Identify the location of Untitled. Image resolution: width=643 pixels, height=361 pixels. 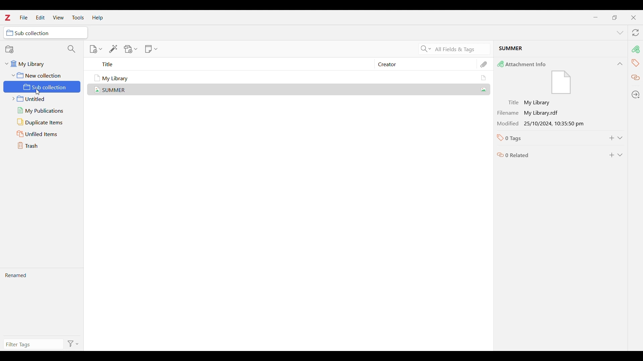
(42, 99).